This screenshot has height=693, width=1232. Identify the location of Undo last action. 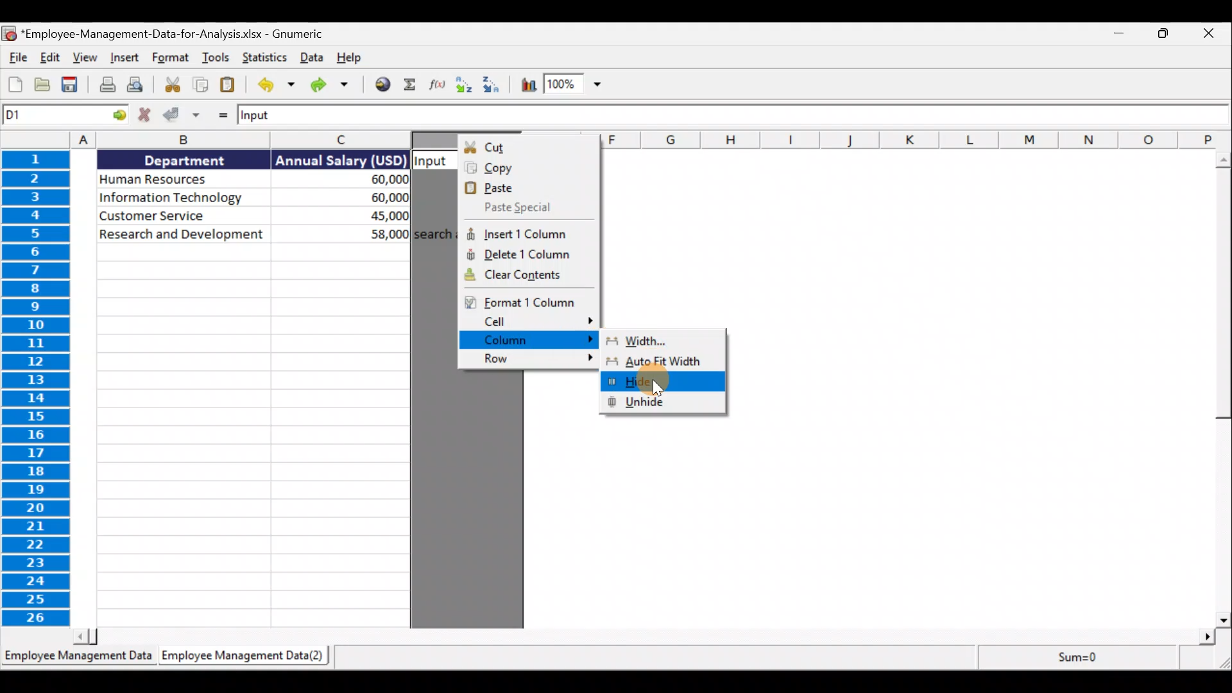
(275, 85).